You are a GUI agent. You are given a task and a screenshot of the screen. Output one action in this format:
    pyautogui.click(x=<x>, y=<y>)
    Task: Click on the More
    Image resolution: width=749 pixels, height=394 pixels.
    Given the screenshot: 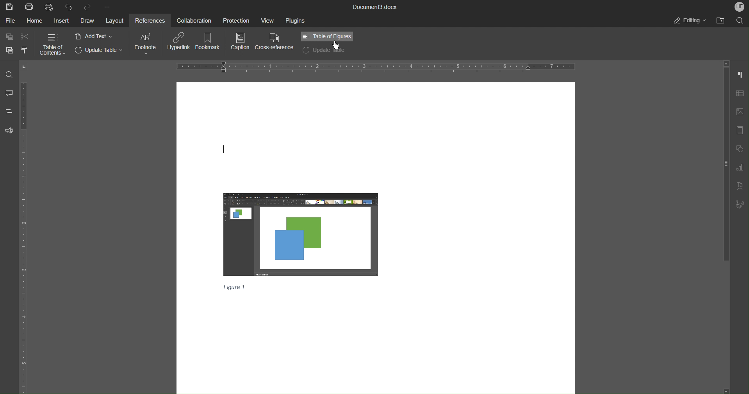 What is the action you would take?
    pyautogui.click(x=107, y=5)
    